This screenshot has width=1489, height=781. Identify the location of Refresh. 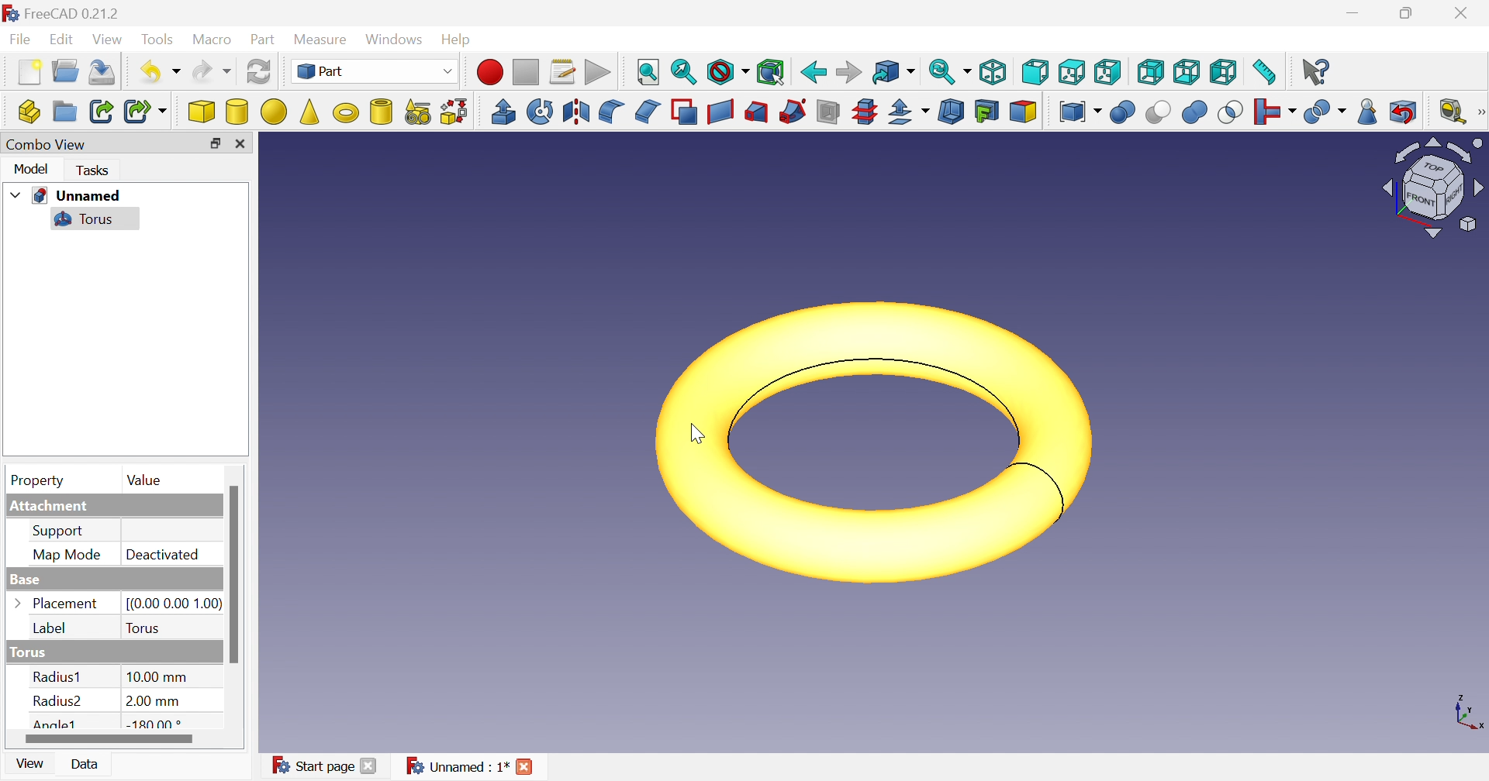
(104, 71).